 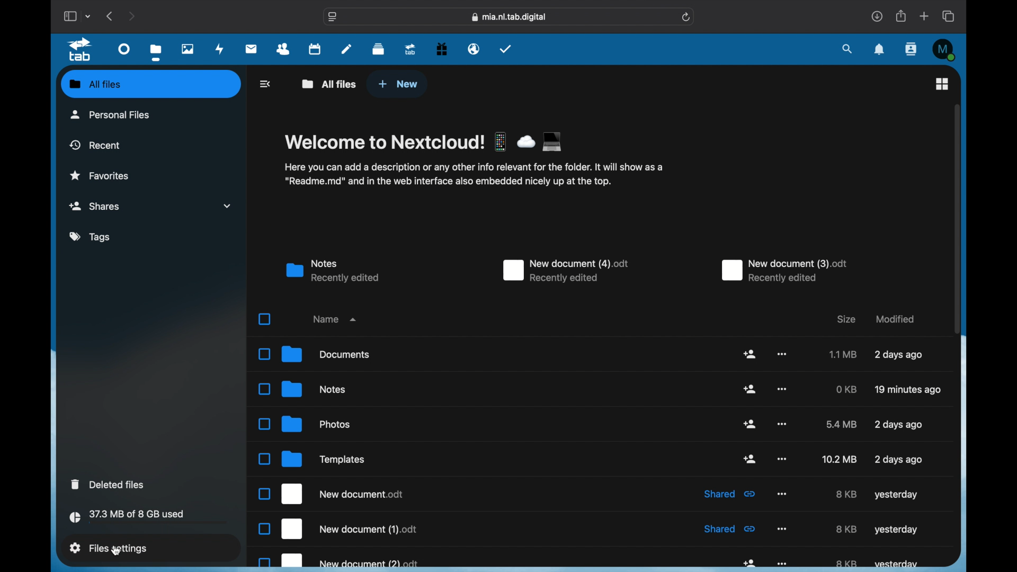 What do you see at coordinates (150, 518) in the screenshot?
I see `storage` at bounding box center [150, 518].